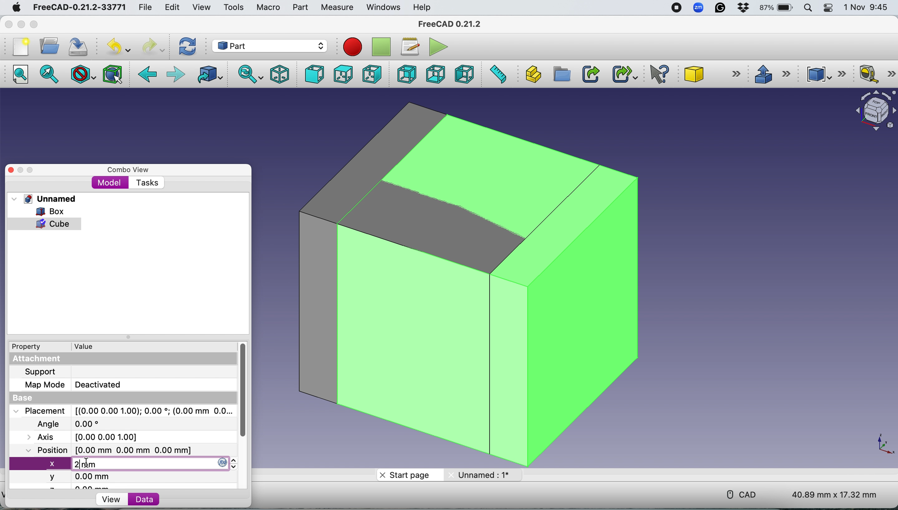 Image resolution: width=898 pixels, height=510 pixels. Describe the element at coordinates (460, 282) in the screenshot. I see `Box` at that location.